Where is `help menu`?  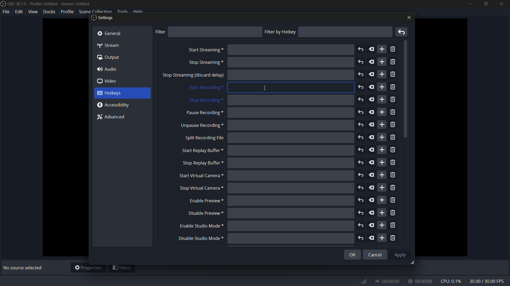 help menu is located at coordinates (139, 11).